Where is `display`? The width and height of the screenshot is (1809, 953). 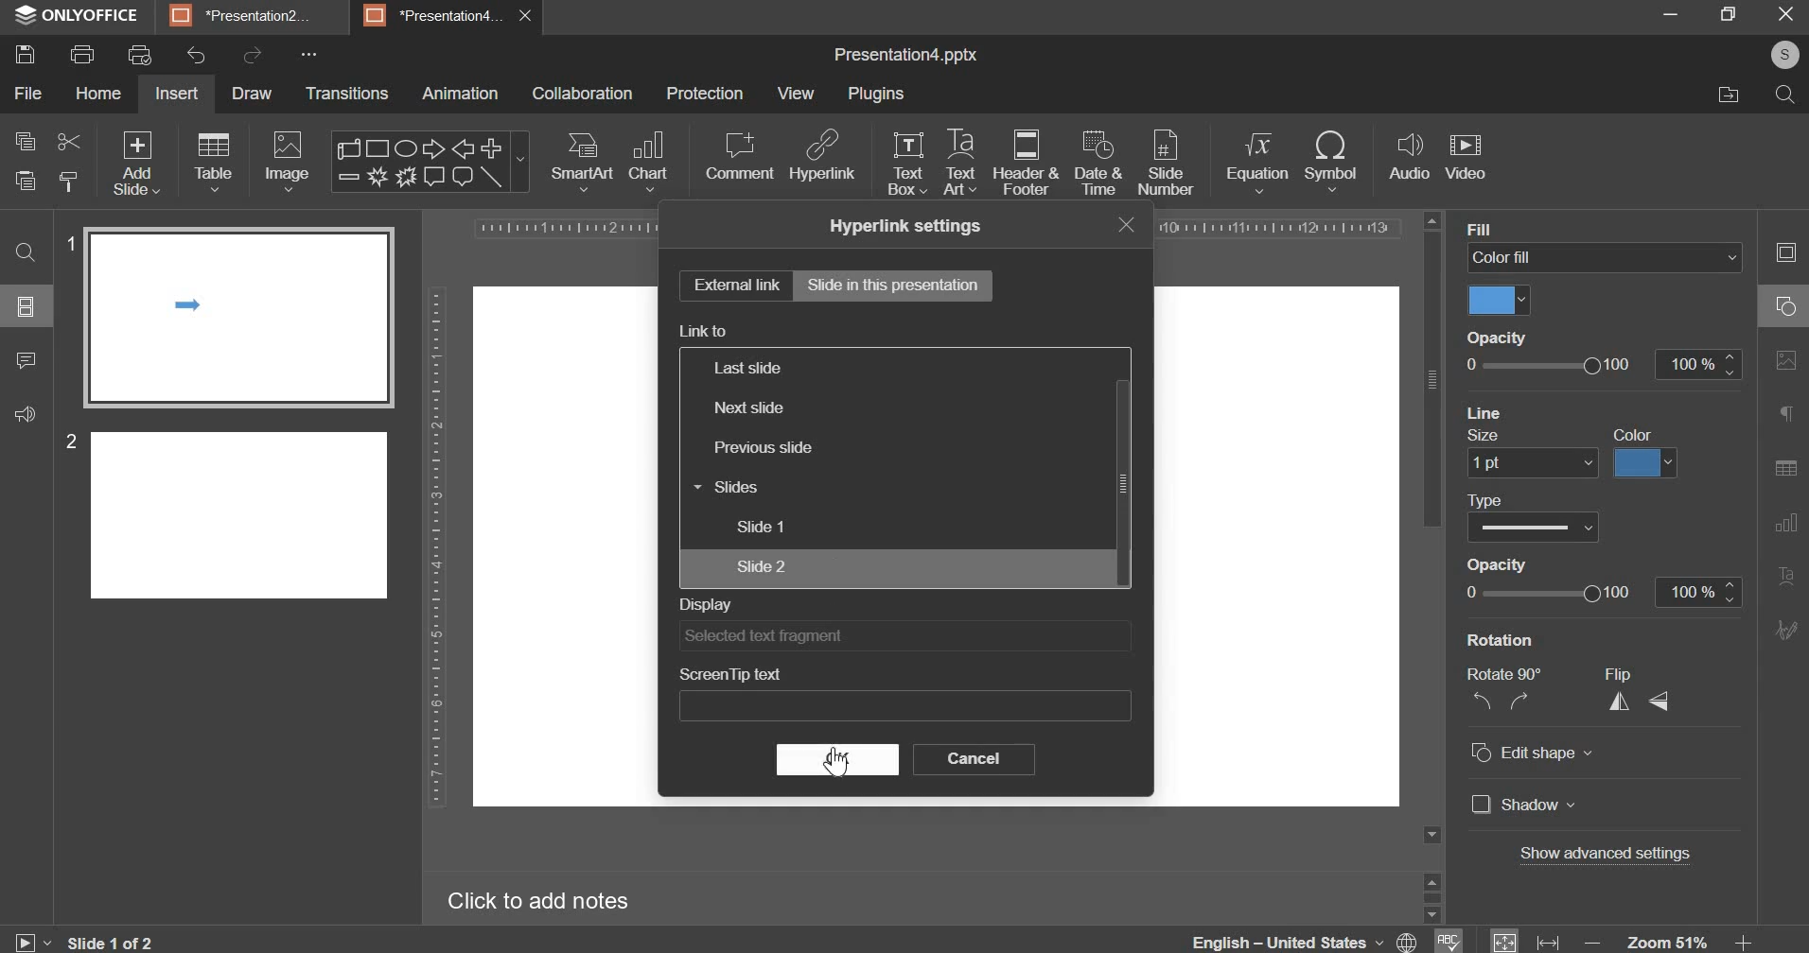
display is located at coordinates (898, 599).